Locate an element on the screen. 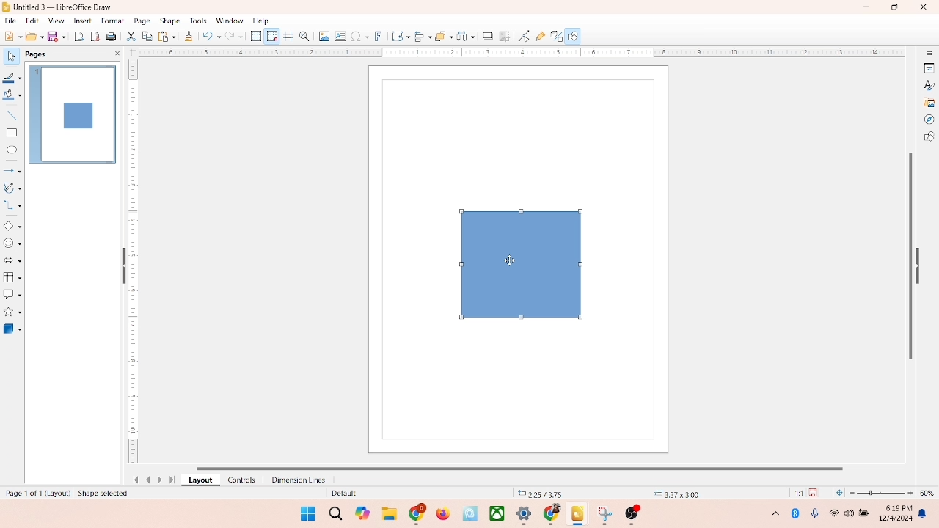  shapes is located at coordinates (929, 138).